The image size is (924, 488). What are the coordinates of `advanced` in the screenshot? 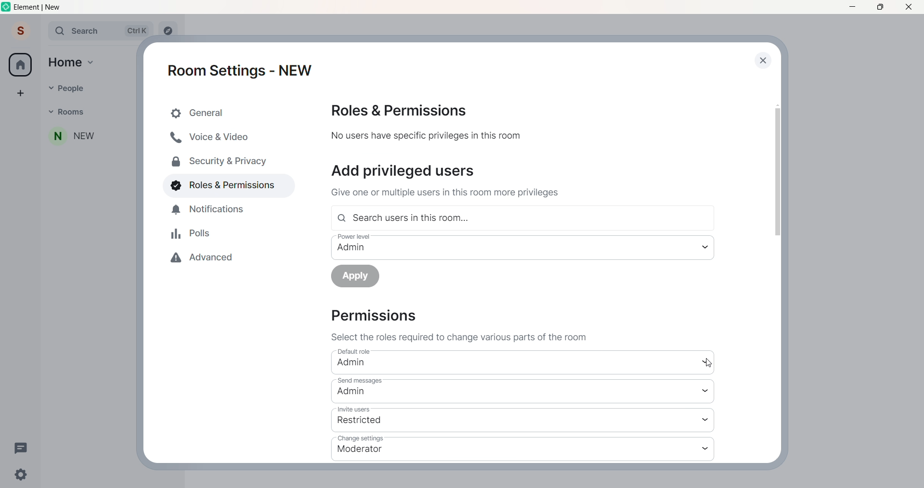 It's located at (207, 259).